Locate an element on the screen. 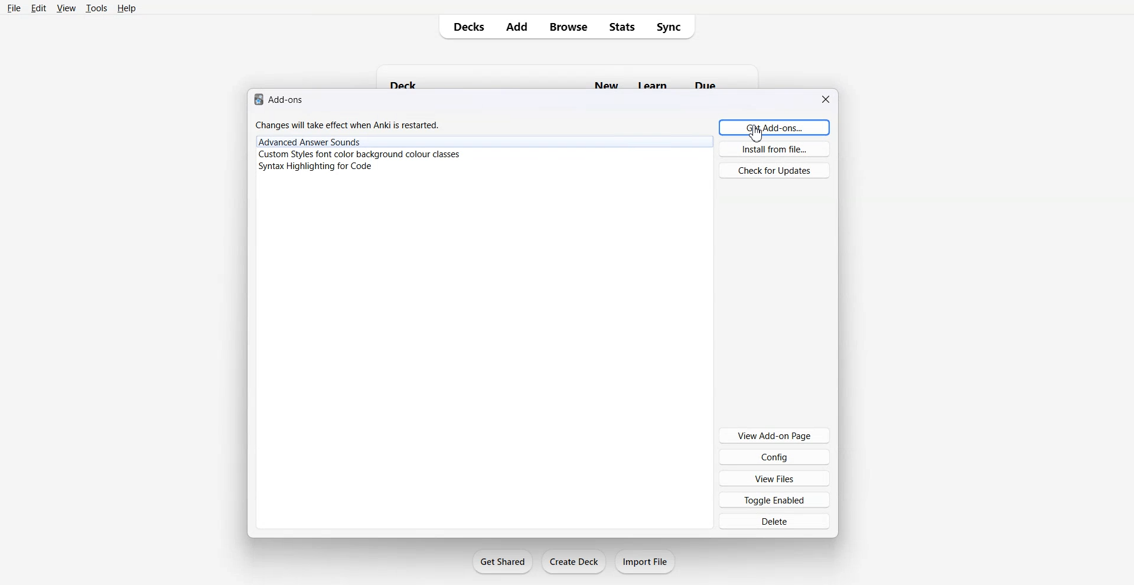  Plugins is located at coordinates (484, 168).